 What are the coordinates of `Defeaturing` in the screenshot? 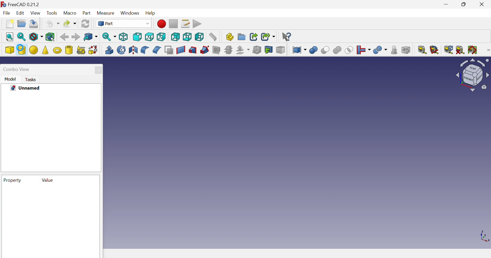 It's located at (406, 50).